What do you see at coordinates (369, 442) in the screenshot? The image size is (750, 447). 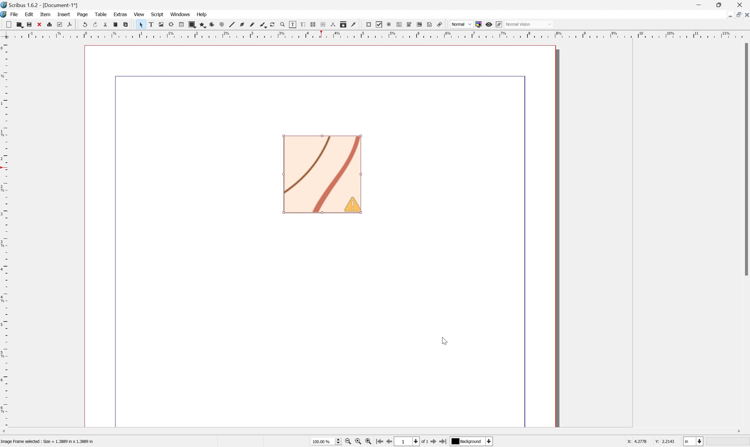 I see `Zoom In` at bounding box center [369, 442].